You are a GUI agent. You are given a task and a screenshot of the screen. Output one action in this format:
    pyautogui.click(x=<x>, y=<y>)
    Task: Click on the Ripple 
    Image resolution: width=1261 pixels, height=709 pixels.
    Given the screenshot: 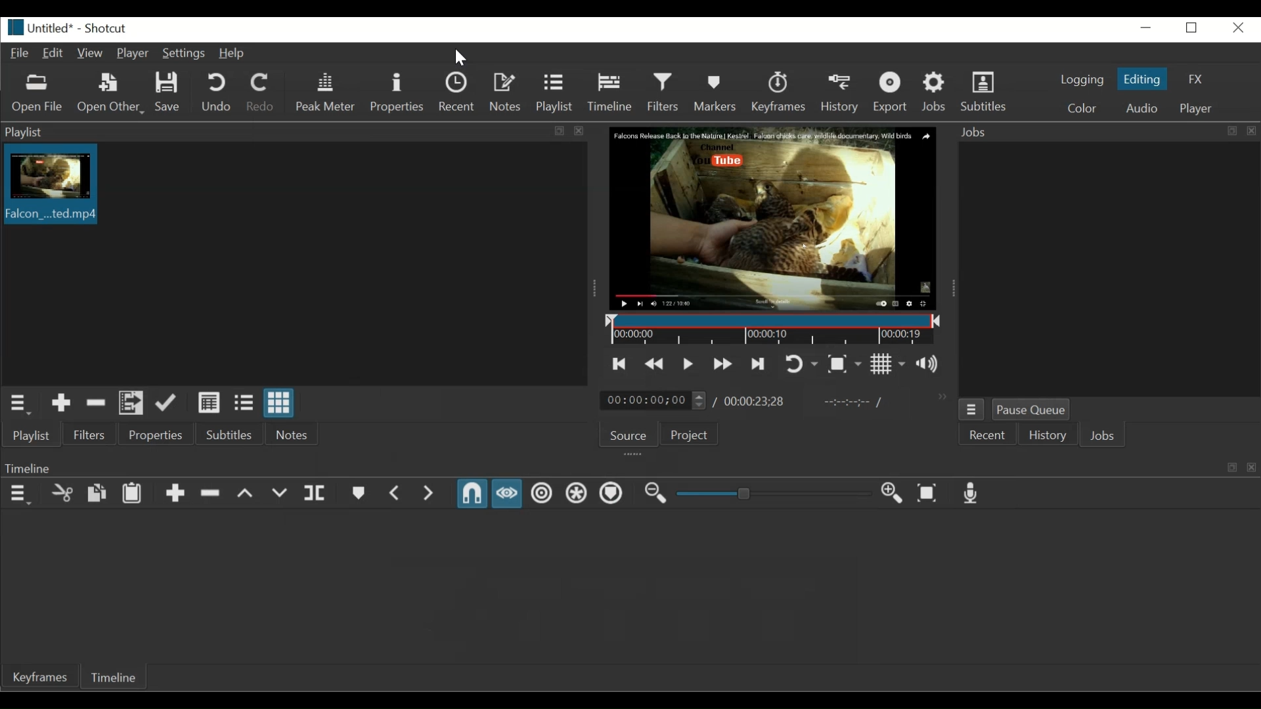 What is the action you would take?
    pyautogui.click(x=542, y=492)
    